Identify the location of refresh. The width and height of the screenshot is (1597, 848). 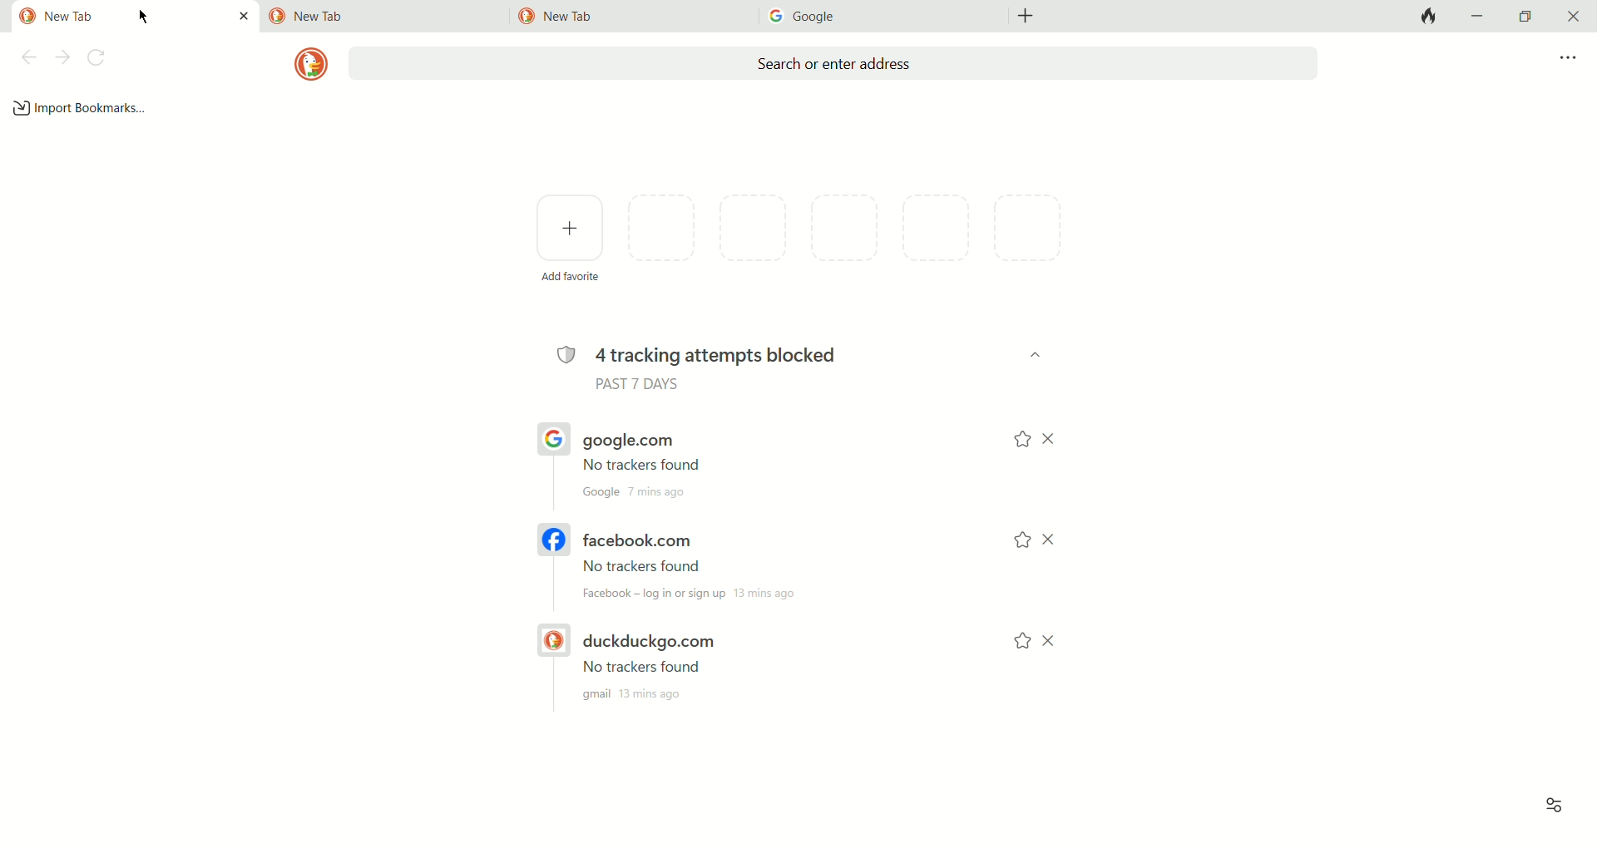
(98, 59).